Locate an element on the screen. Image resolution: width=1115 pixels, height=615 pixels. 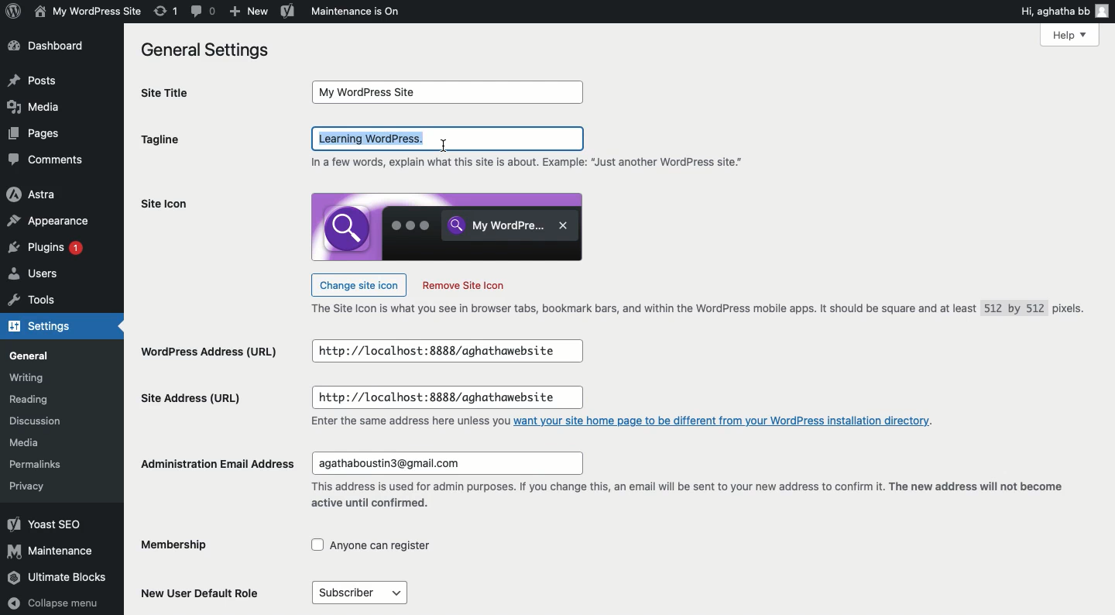
tagline is located at coordinates (160, 142).